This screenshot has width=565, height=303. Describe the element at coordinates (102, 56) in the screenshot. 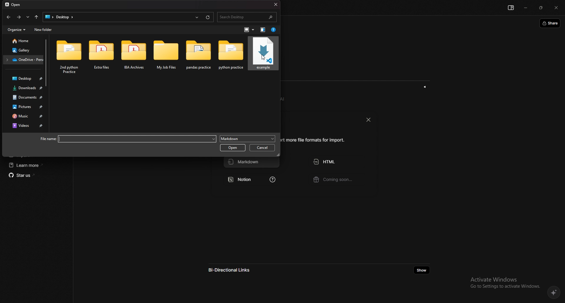

I see `folder` at that location.